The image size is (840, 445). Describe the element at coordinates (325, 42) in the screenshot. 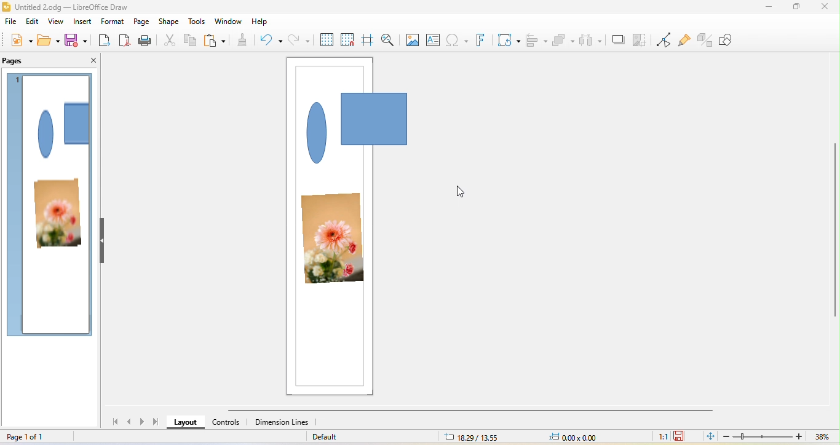

I see `display grid` at that location.